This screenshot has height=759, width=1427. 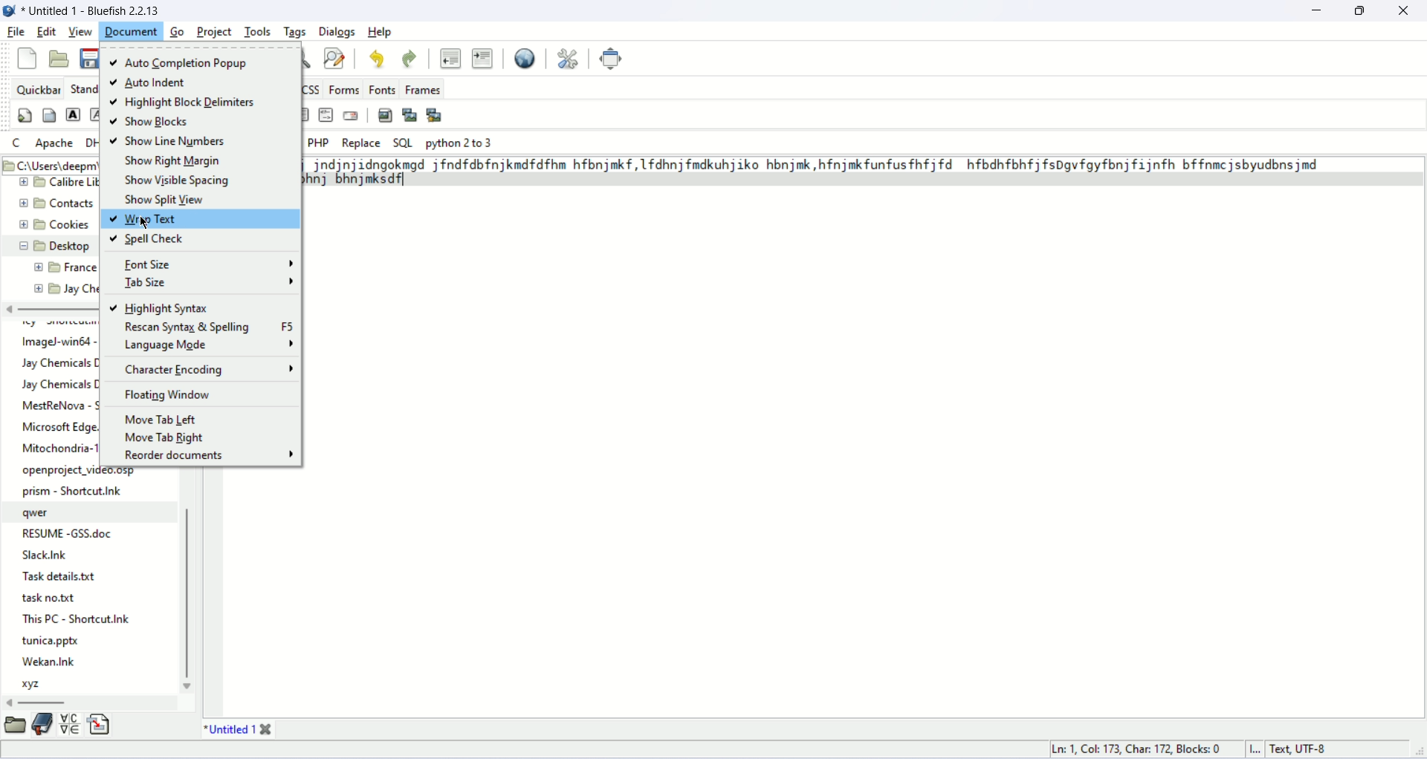 I want to click on C, so click(x=14, y=142).